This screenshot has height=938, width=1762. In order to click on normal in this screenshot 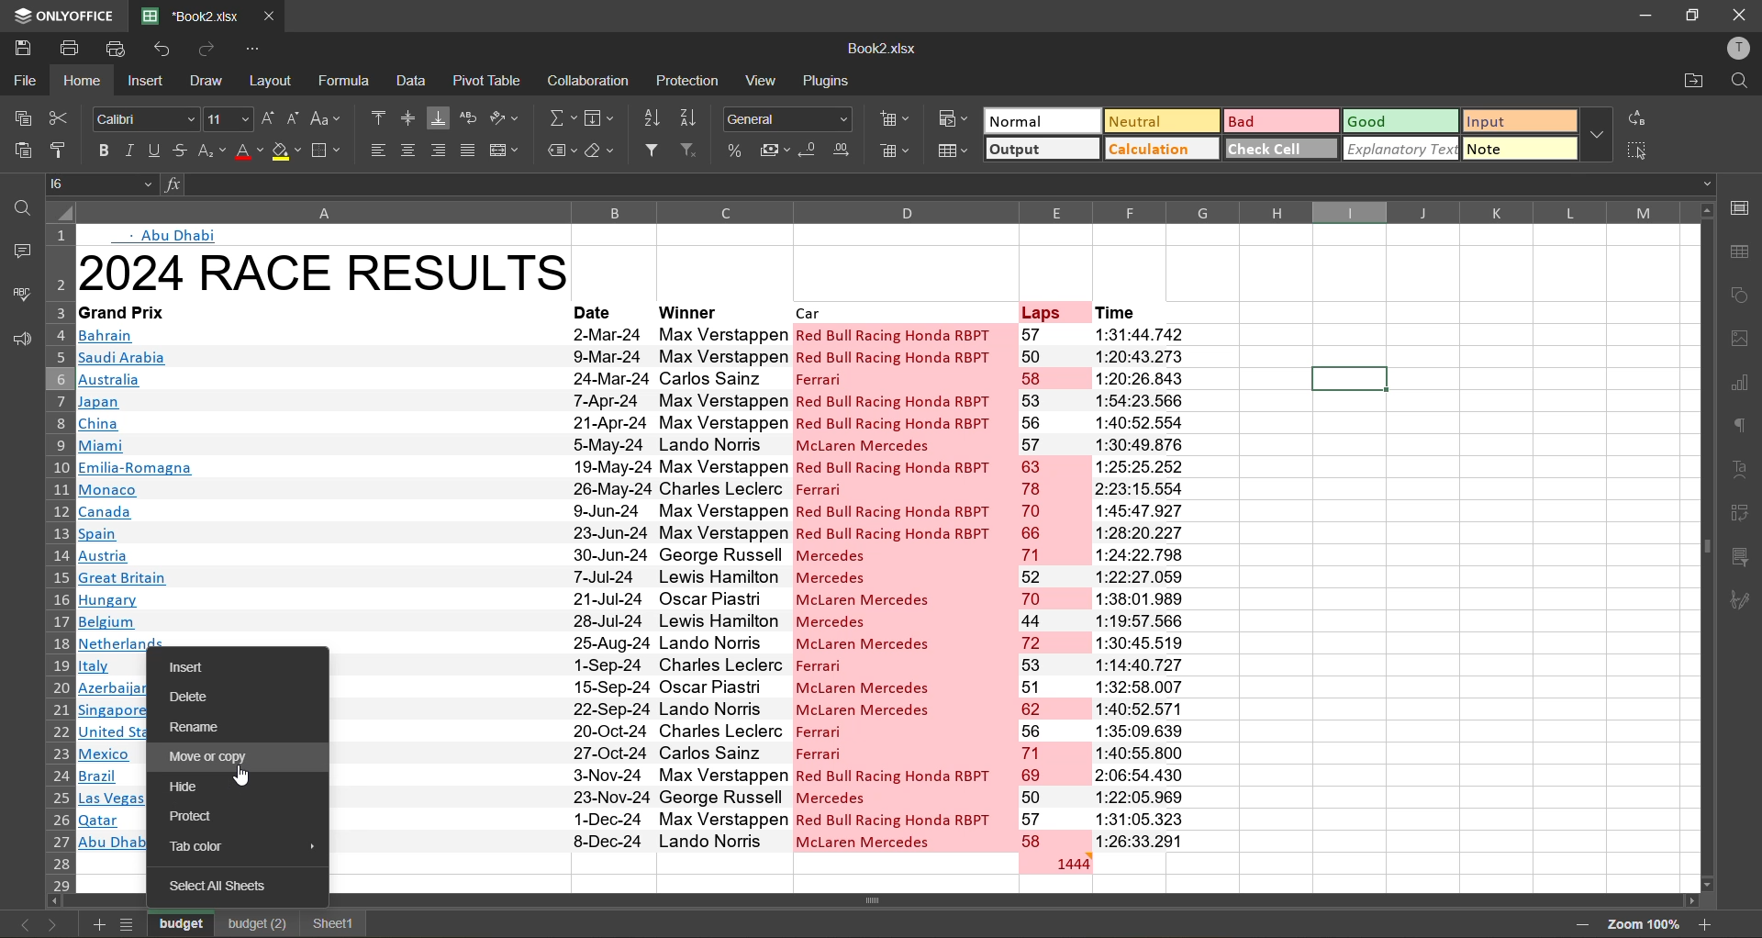, I will do `click(1040, 120)`.